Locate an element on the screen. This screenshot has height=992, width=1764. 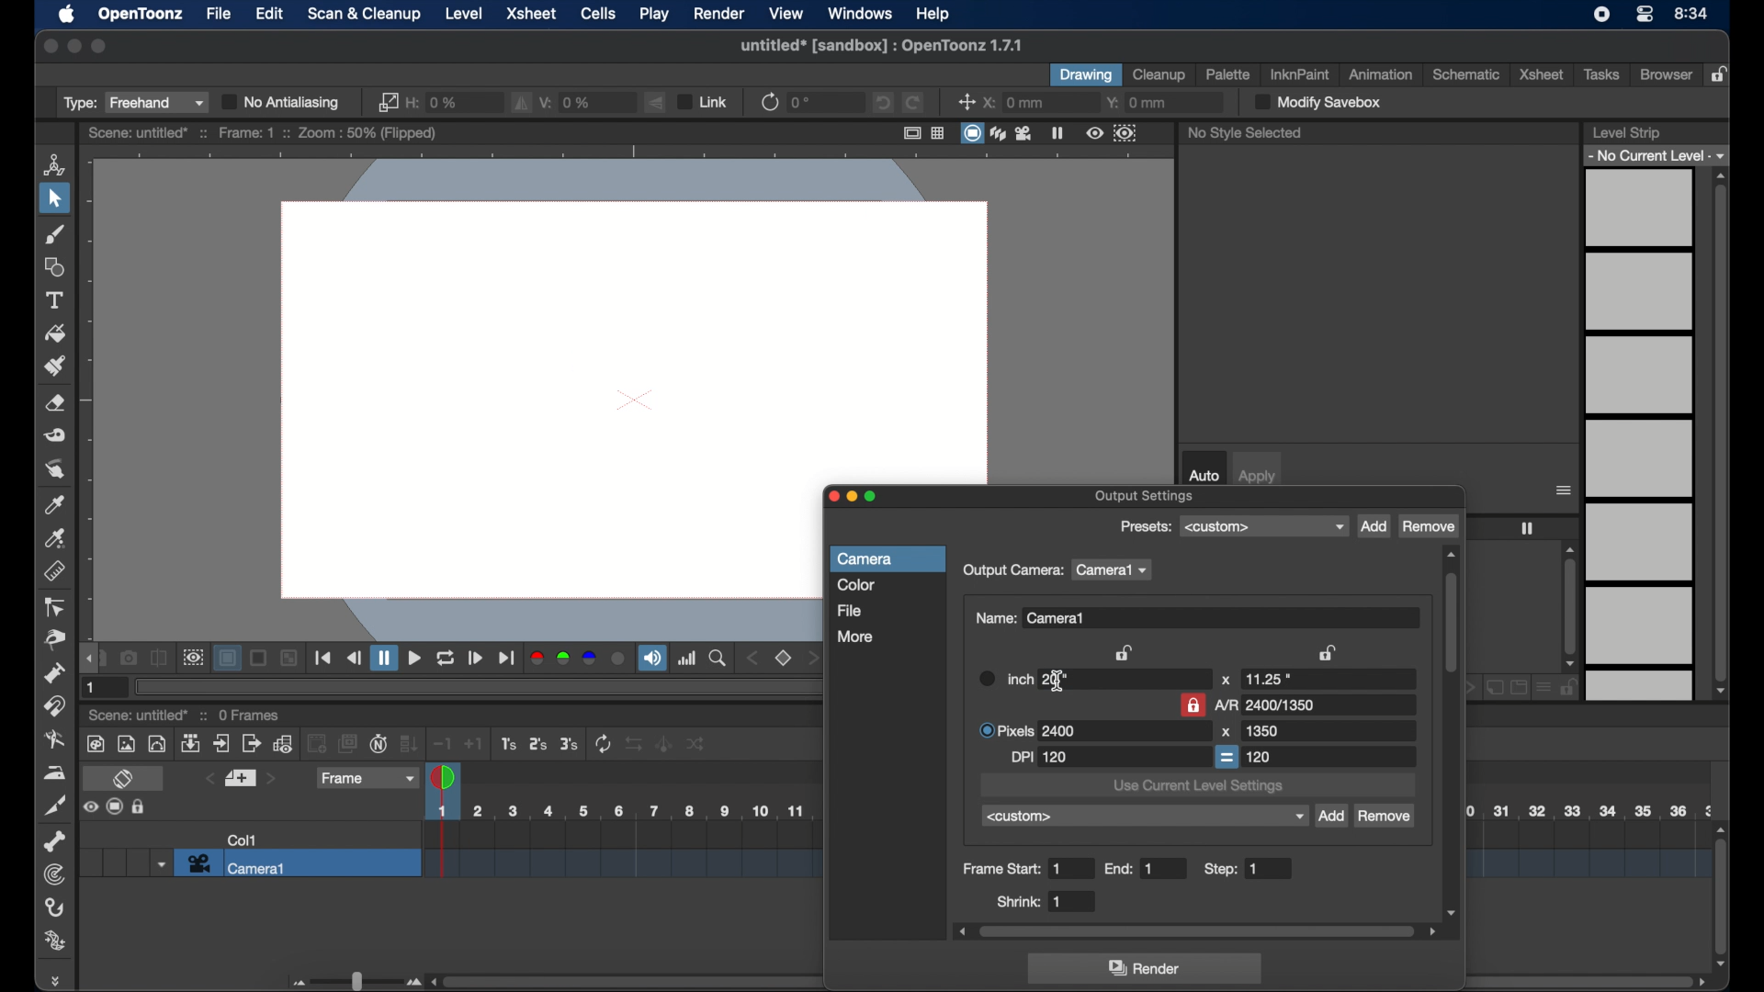
maximize is located at coordinates (875, 498).